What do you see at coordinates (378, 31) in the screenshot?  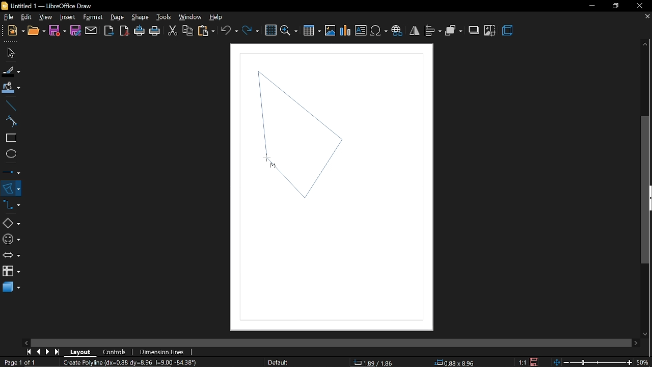 I see `insert symbol` at bounding box center [378, 31].